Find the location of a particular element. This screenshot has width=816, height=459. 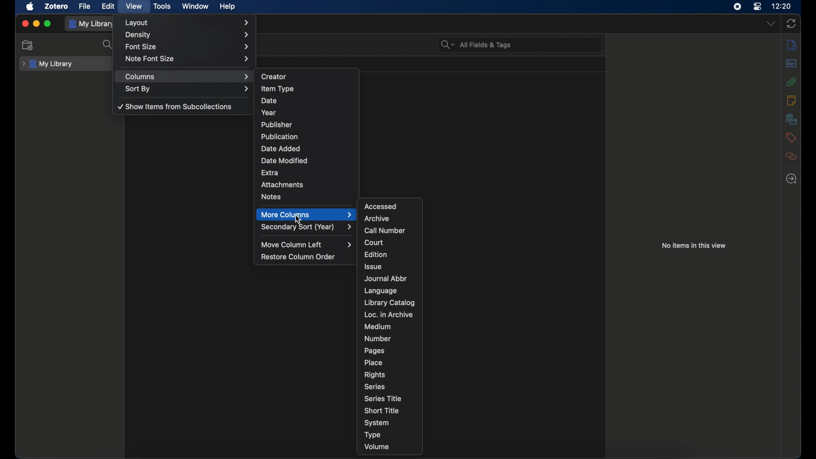

tools is located at coordinates (161, 6).